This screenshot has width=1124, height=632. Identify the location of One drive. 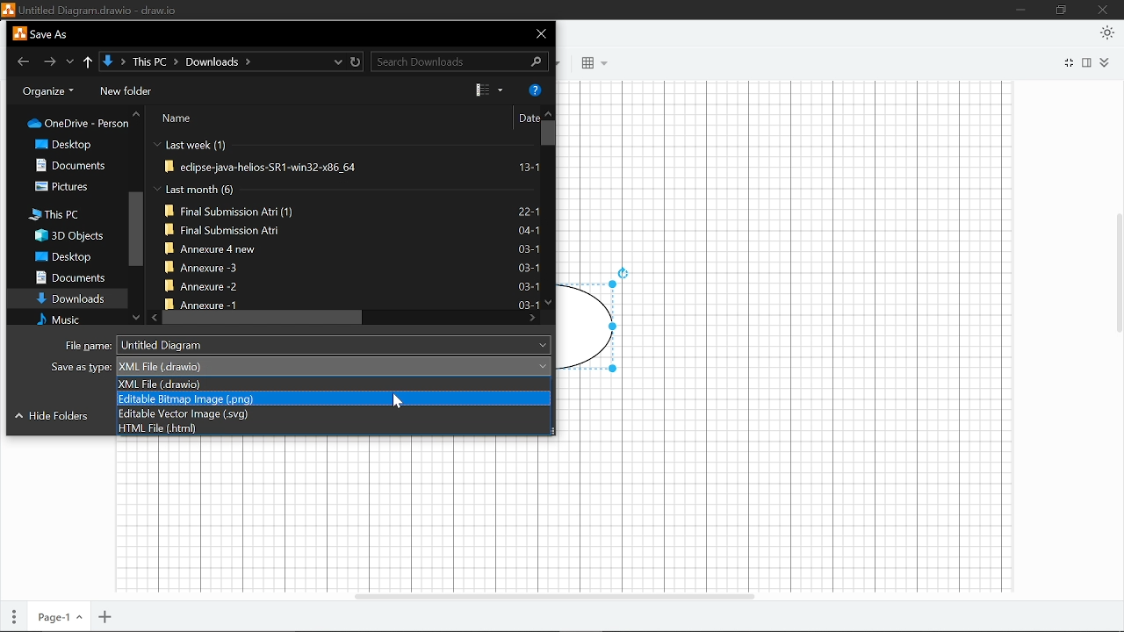
(80, 126).